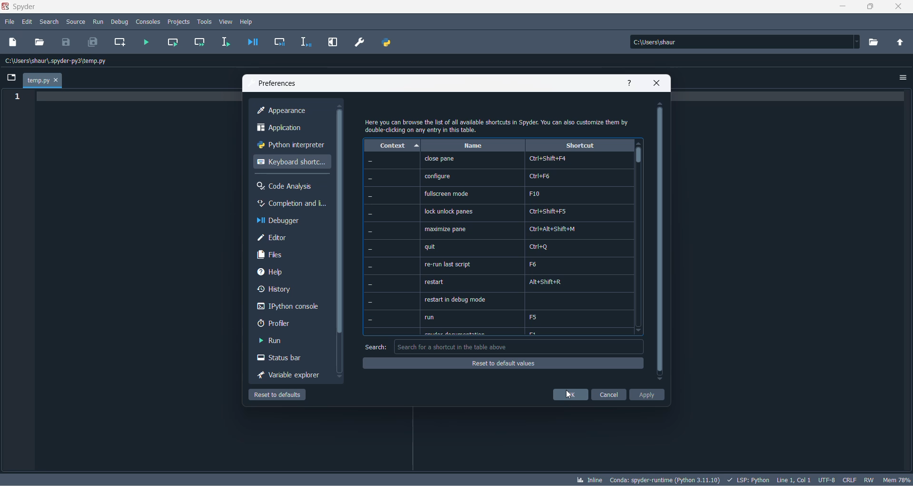 The width and height of the screenshot is (913, 486). I want to click on F5, so click(536, 317).